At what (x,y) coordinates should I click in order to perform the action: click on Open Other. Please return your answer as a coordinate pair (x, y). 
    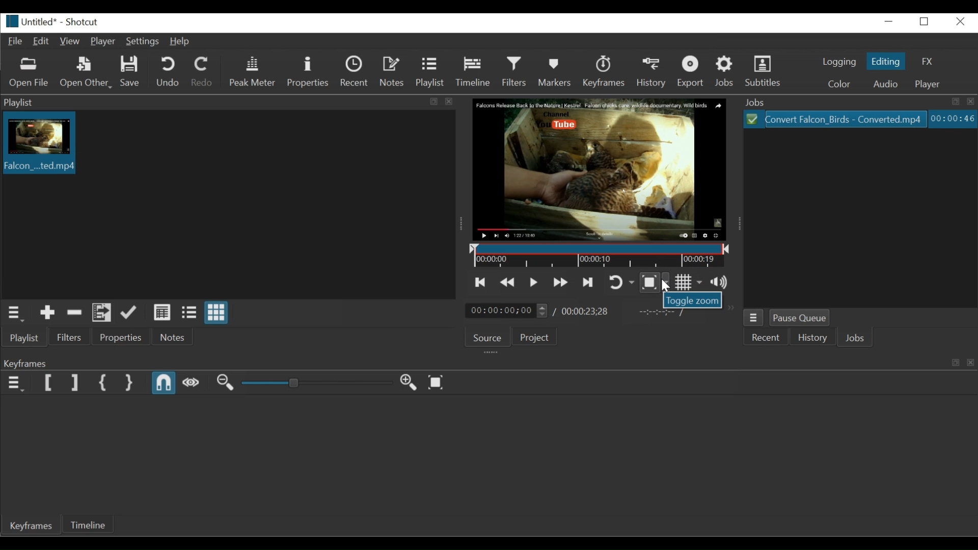
    Looking at the image, I should click on (87, 72).